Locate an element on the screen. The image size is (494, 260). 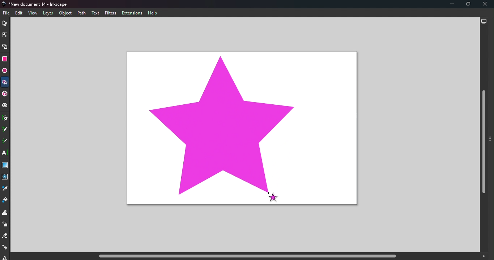
Edit is located at coordinates (19, 13).